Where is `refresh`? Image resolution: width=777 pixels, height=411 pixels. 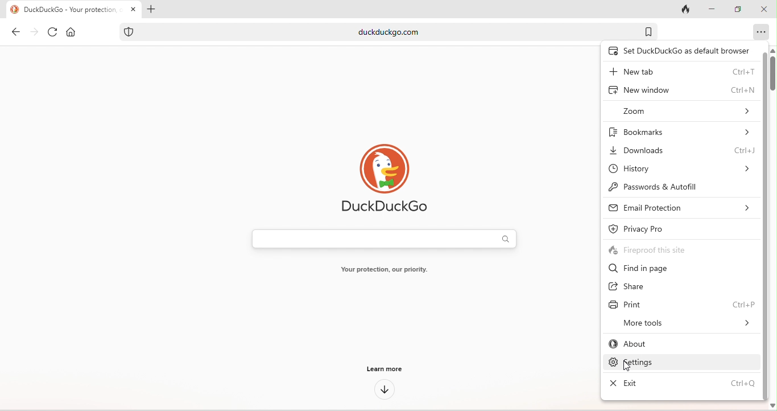
refresh is located at coordinates (53, 32).